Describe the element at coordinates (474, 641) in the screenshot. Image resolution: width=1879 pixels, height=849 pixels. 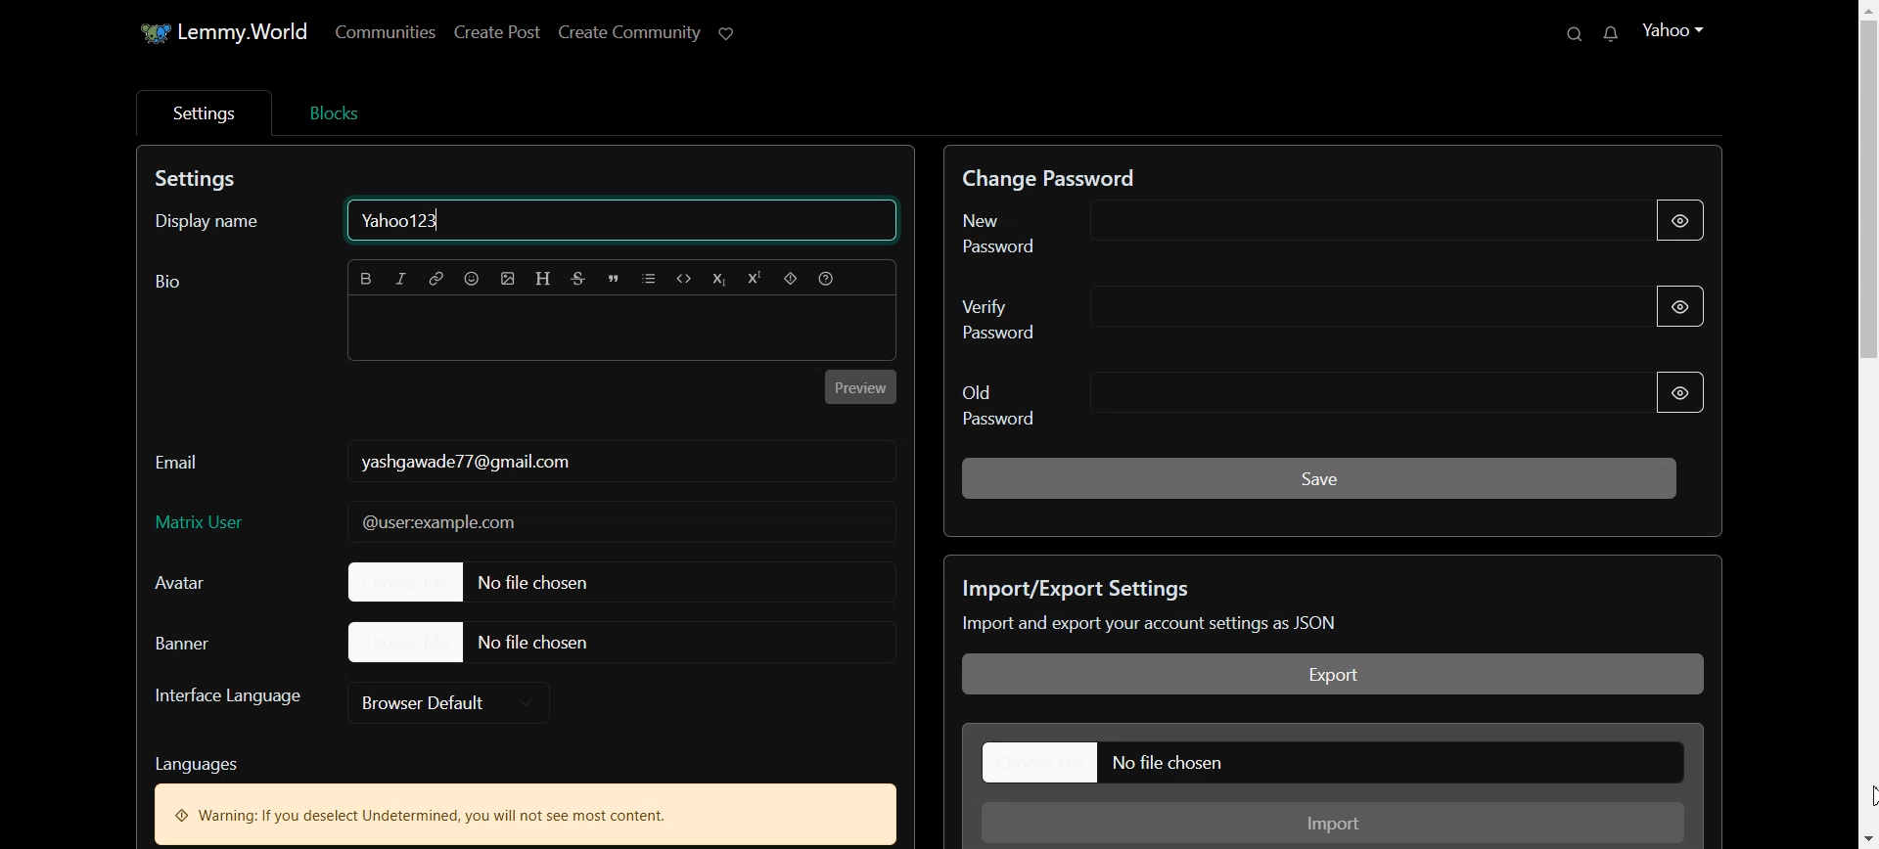
I see `File Chosen` at that location.